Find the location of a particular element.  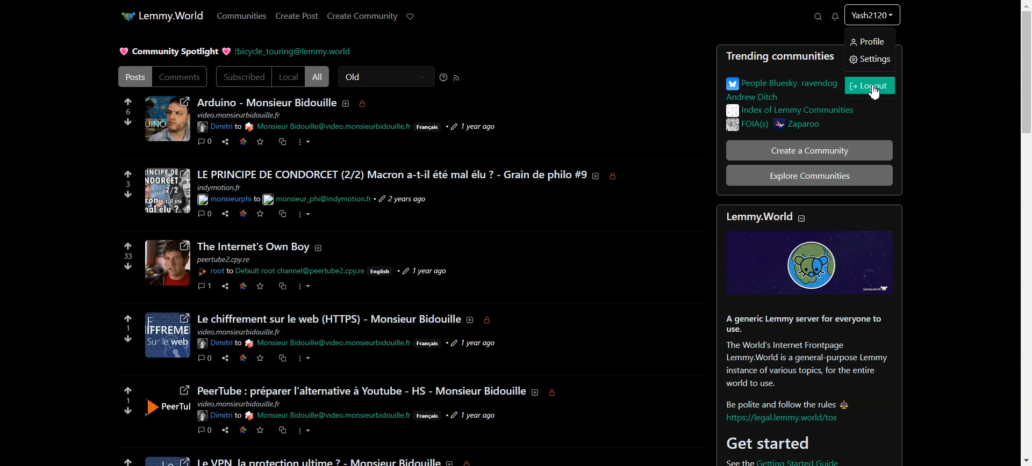

about is located at coordinates (451, 461).